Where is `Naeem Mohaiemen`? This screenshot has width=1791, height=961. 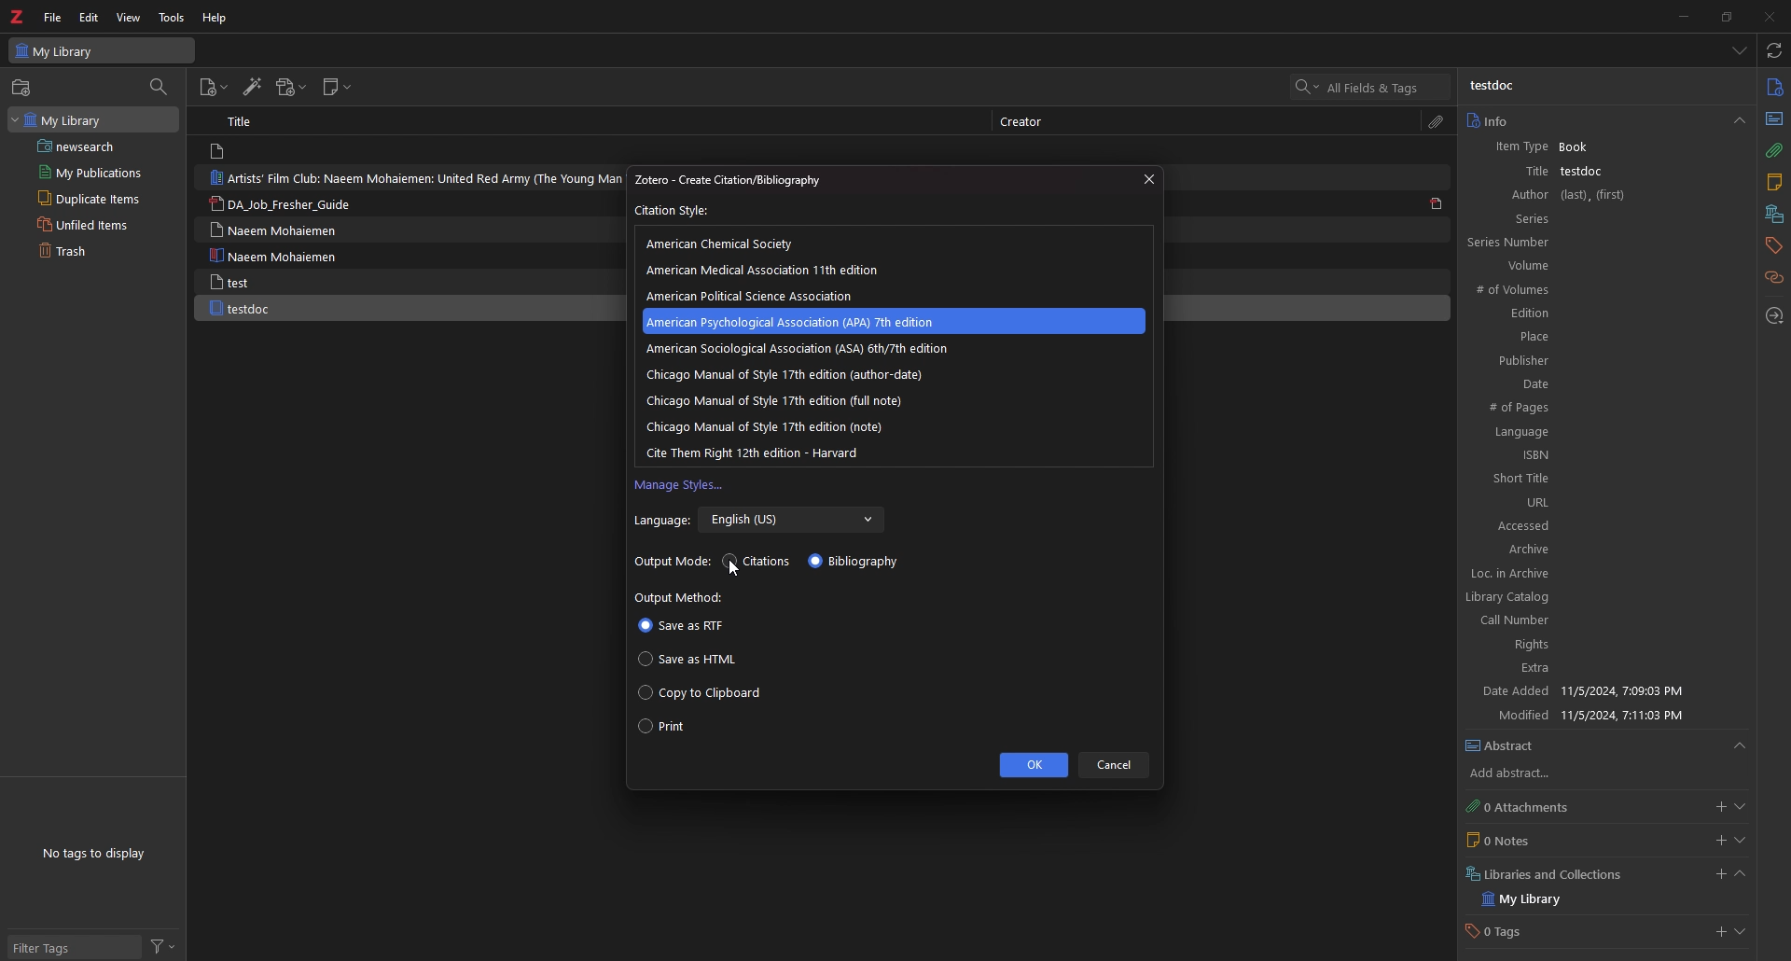 Naeem Mohaiemen is located at coordinates (273, 230).